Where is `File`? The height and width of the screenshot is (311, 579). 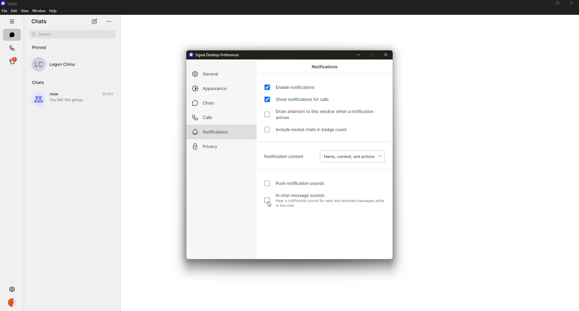
File is located at coordinates (5, 11).